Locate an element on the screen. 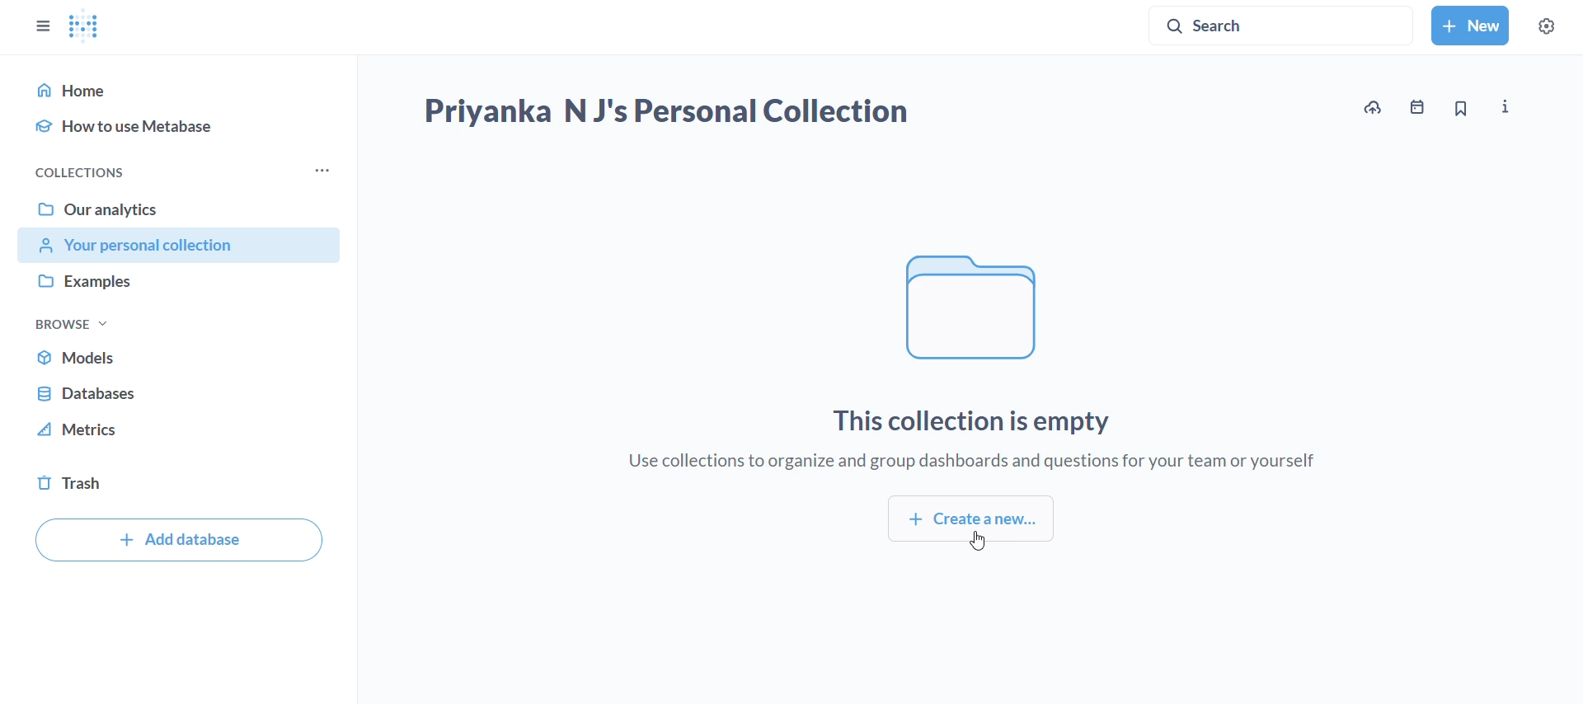 The image size is (1583, 704). bookmark is located at coordinates (1462, 110).